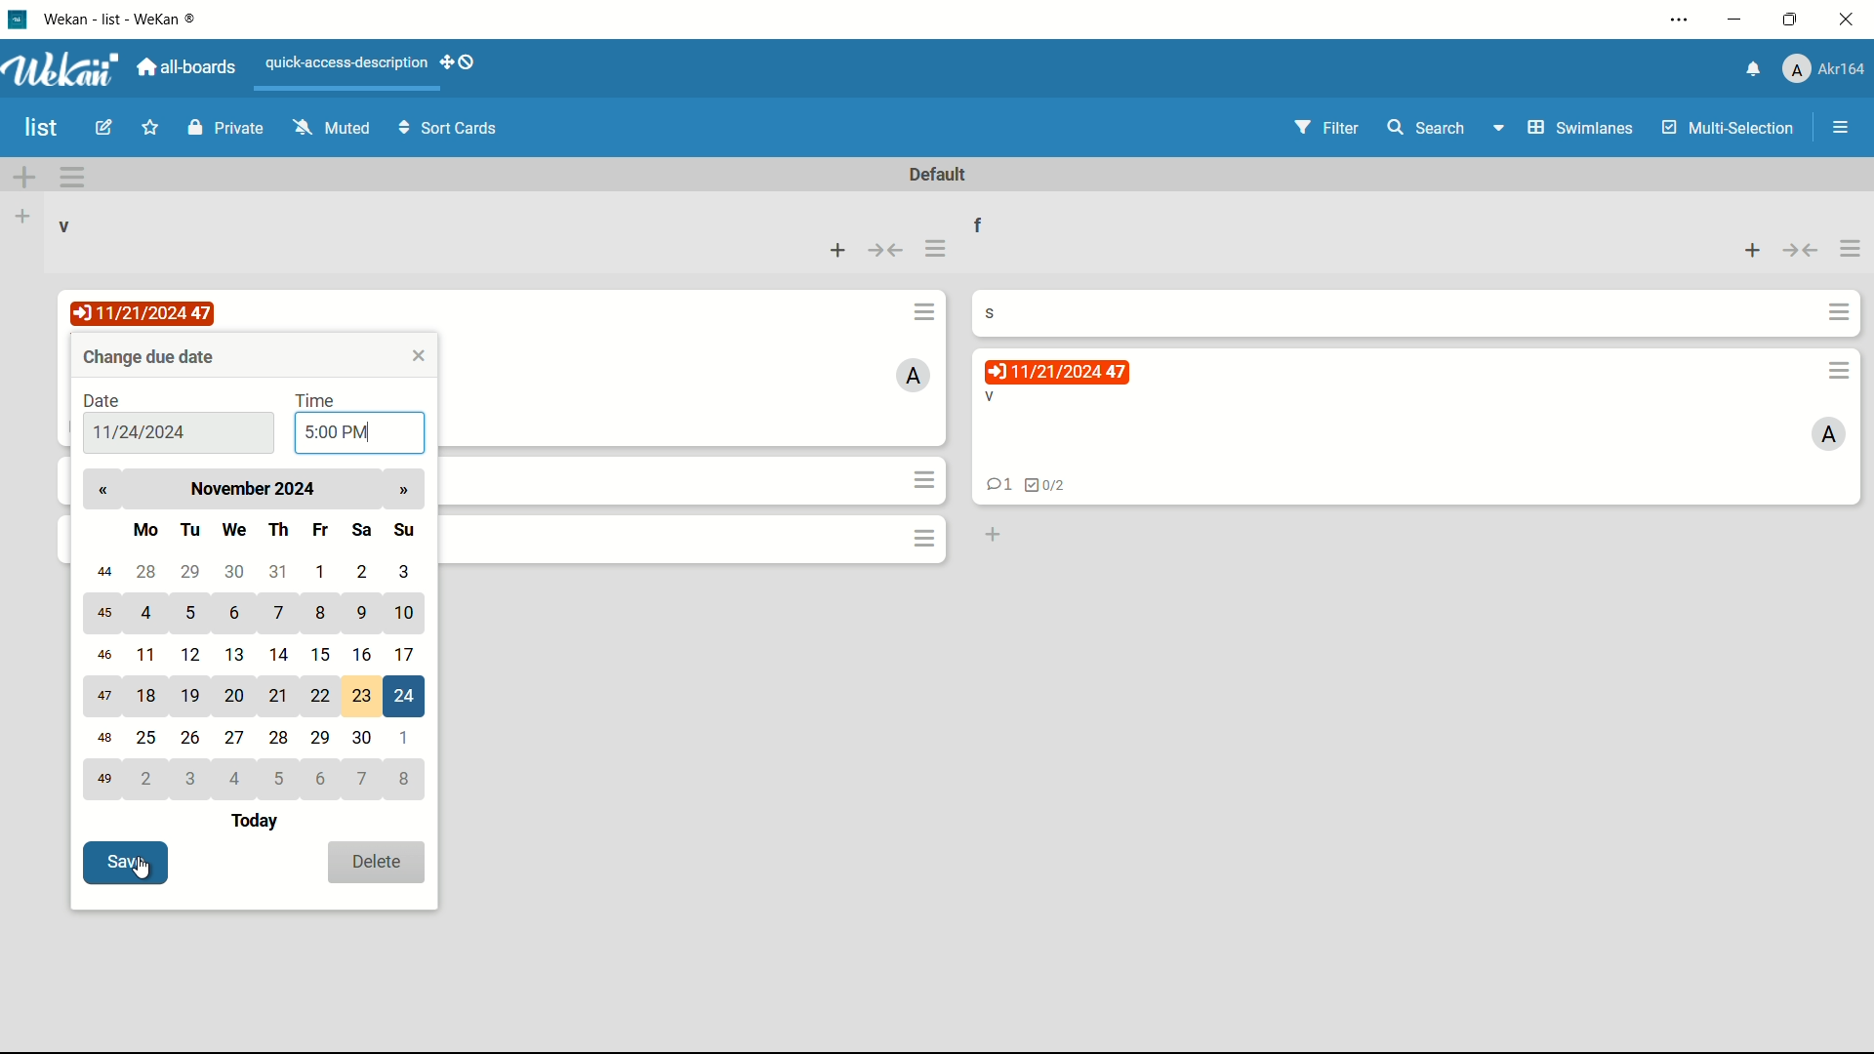 Image resolution: width=1874 pixels, height=1054 pixels. What do you see at coordinates (924, 538) in the screenshot?
I see `card actions` at bounding box center [924, 538].